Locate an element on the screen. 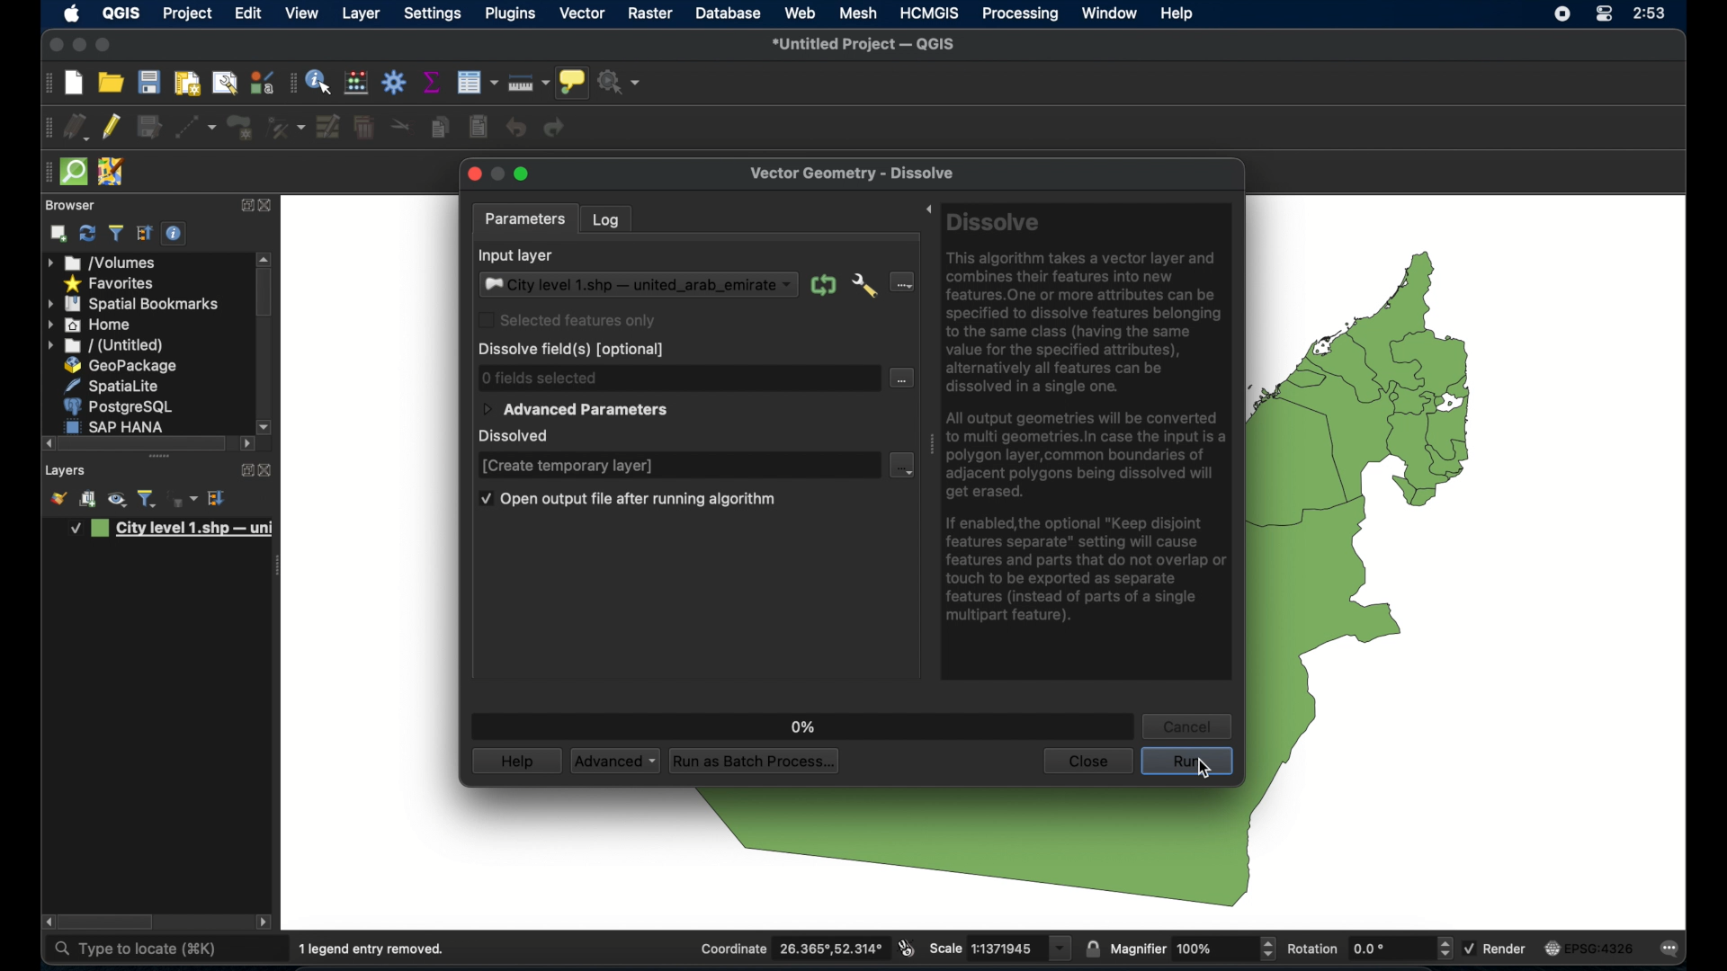 This screenshot has width=1727, height=971. log is located at coordinates (607, 218).